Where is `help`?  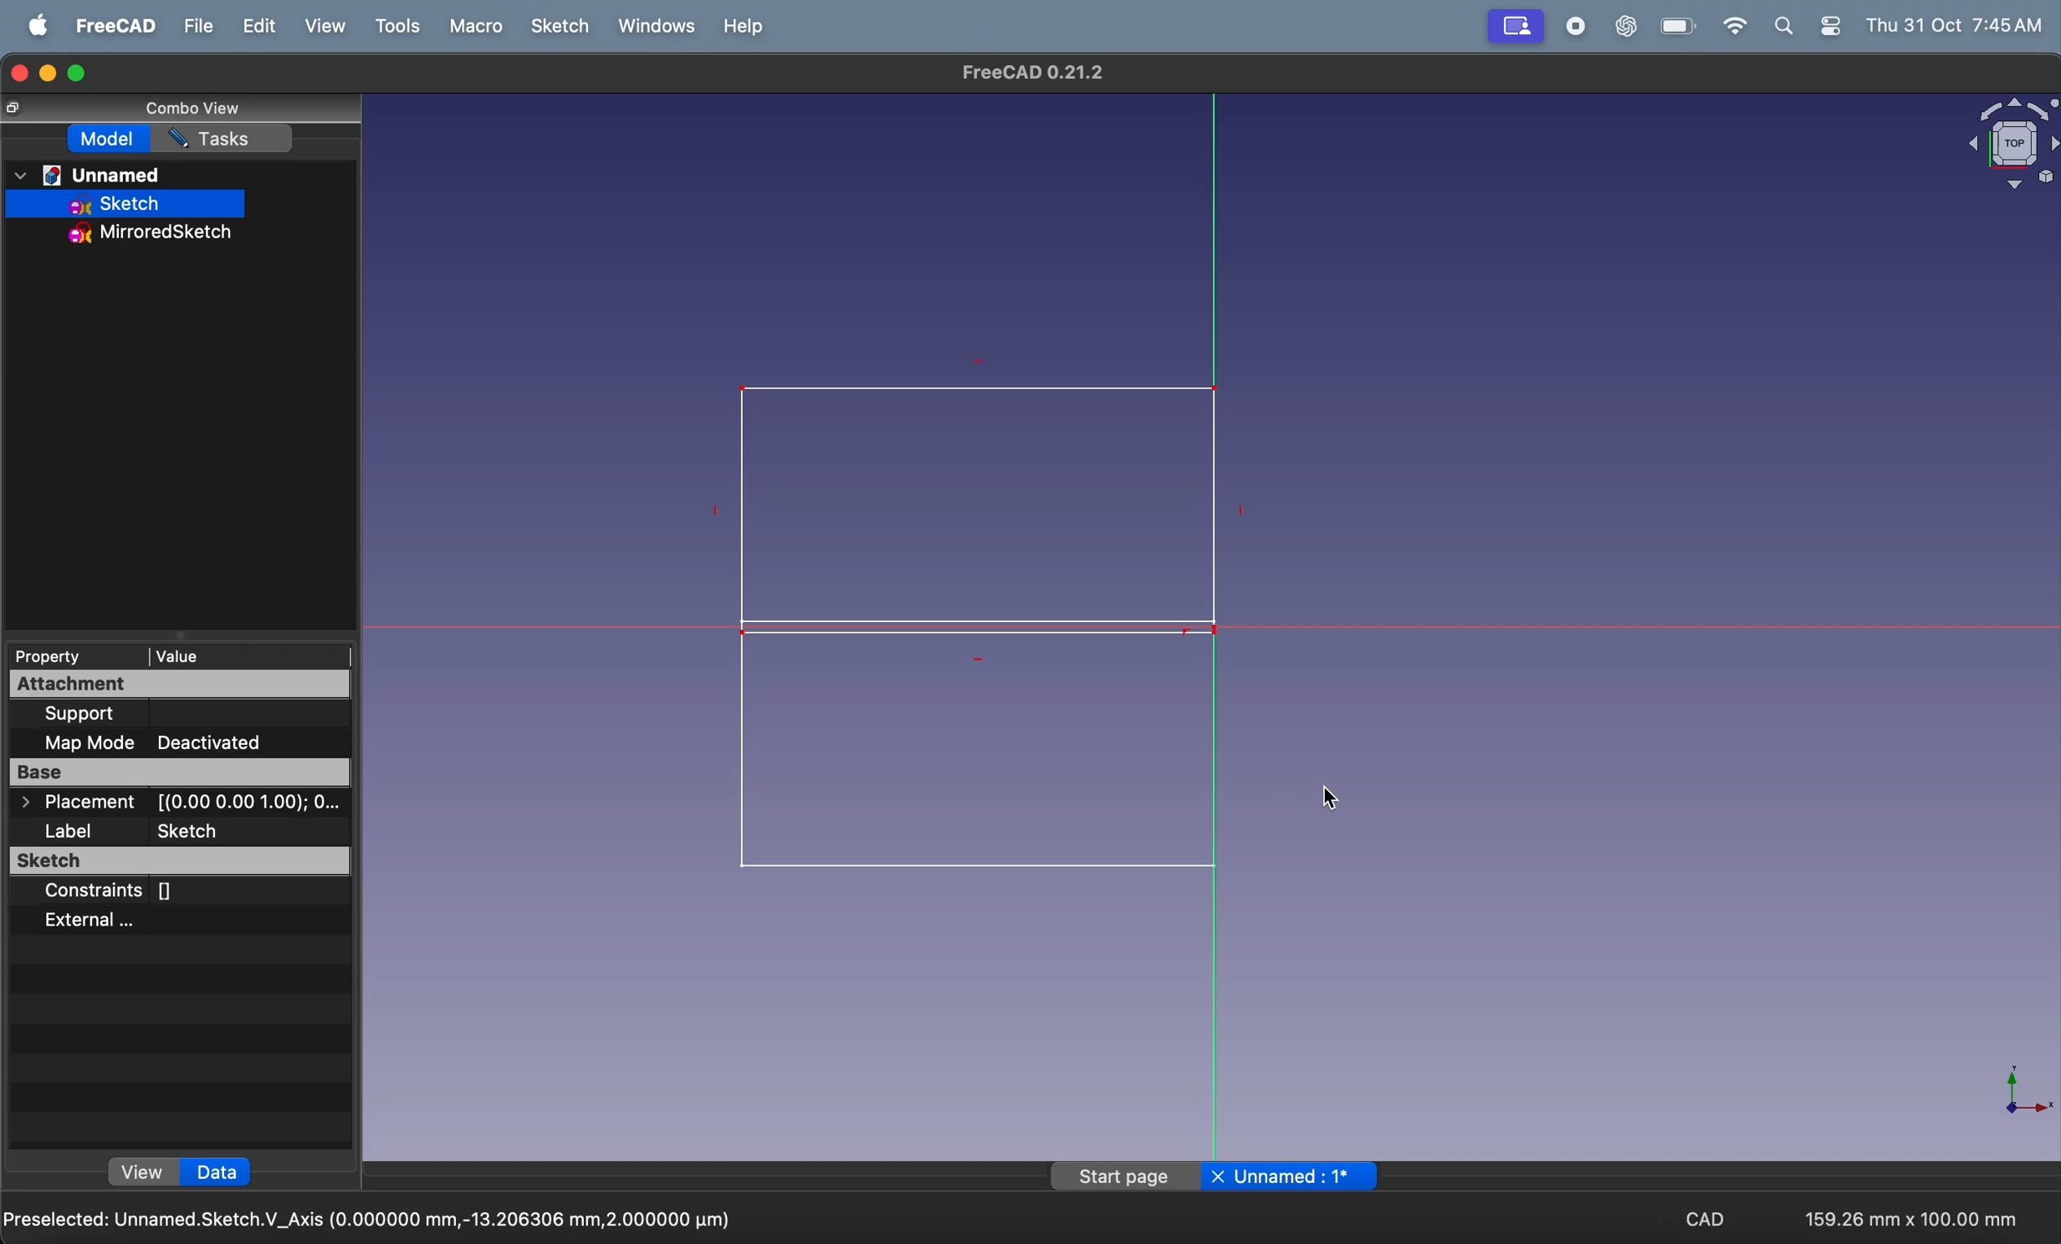
help is located at coordinates (748, 28).